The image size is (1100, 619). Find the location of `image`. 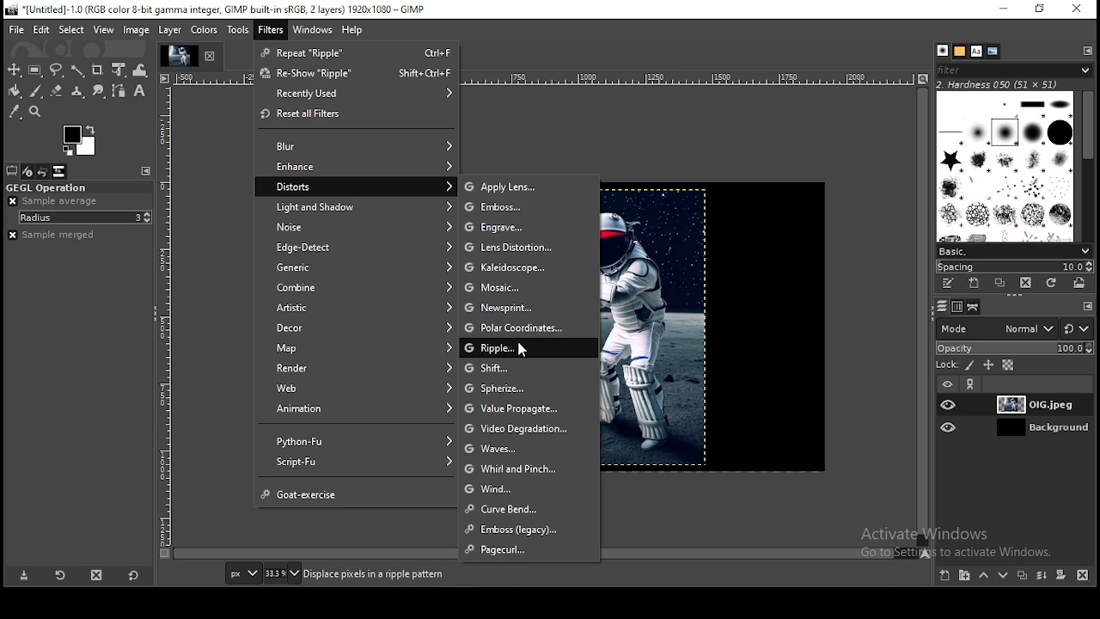

image is located at coordinates (713, 328).